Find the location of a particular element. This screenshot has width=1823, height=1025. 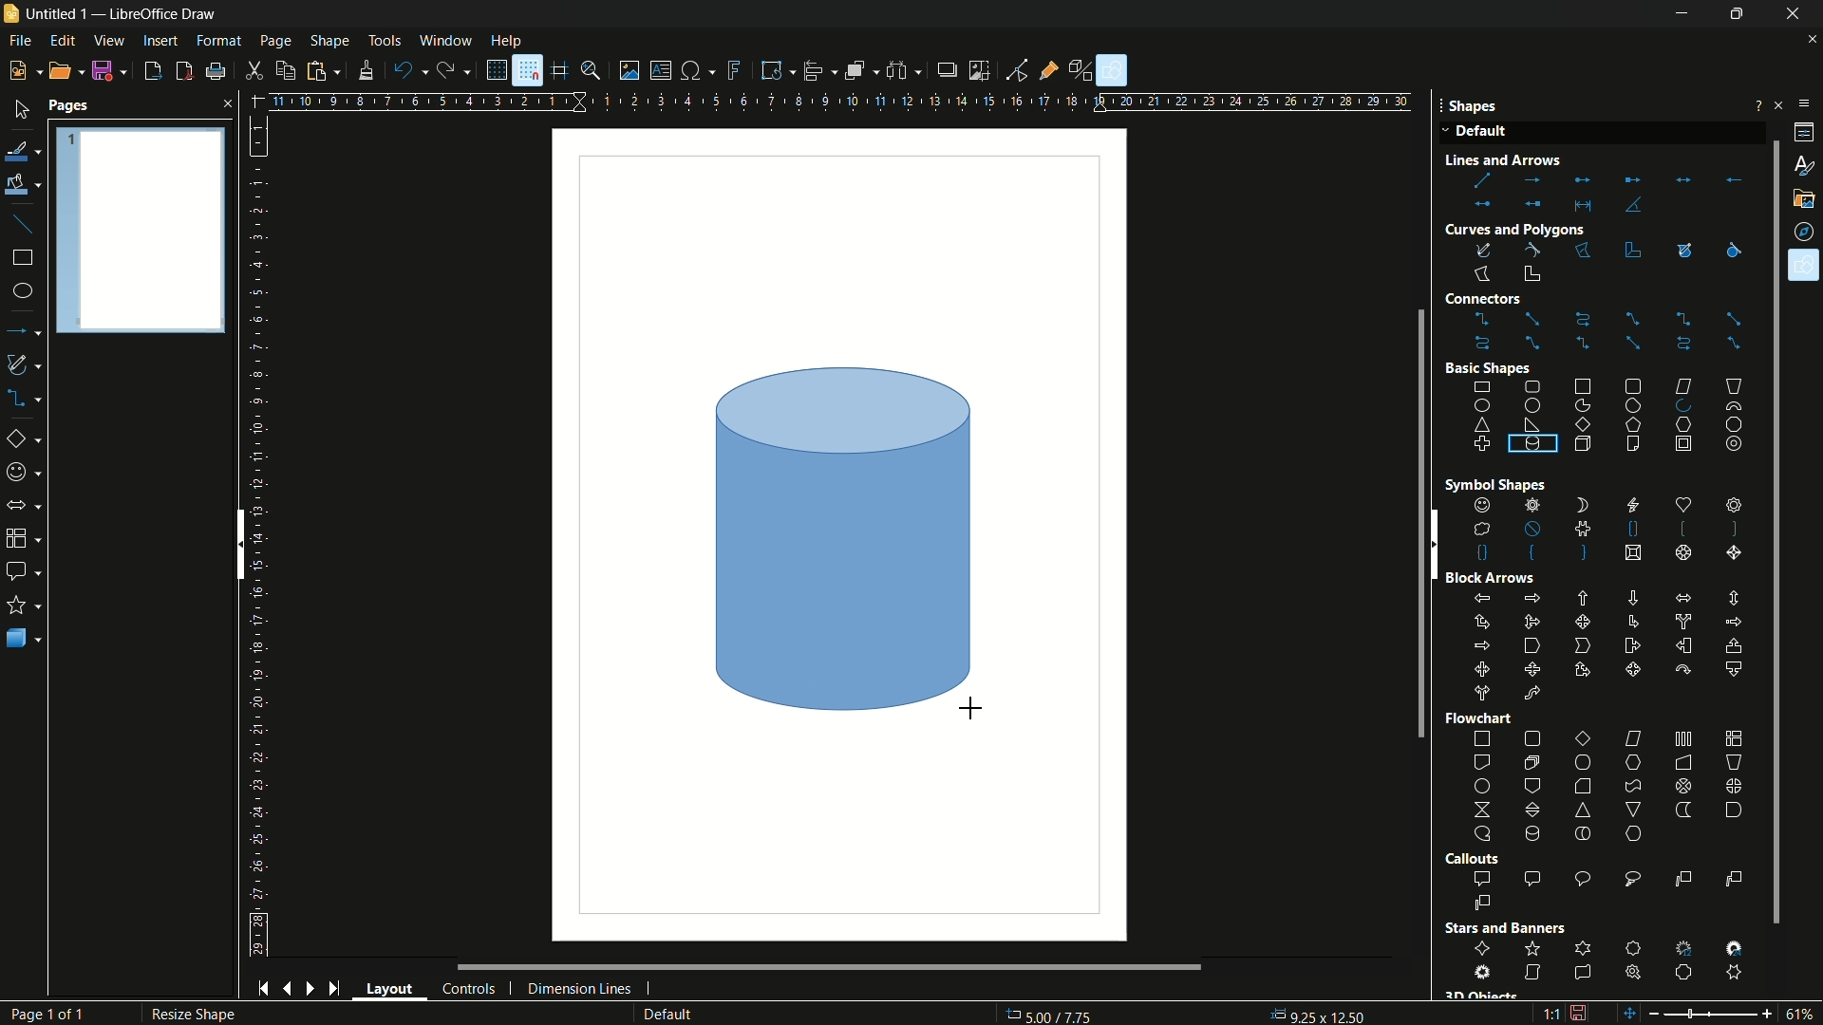

show draw functions is located at coordinates (1114, 70).